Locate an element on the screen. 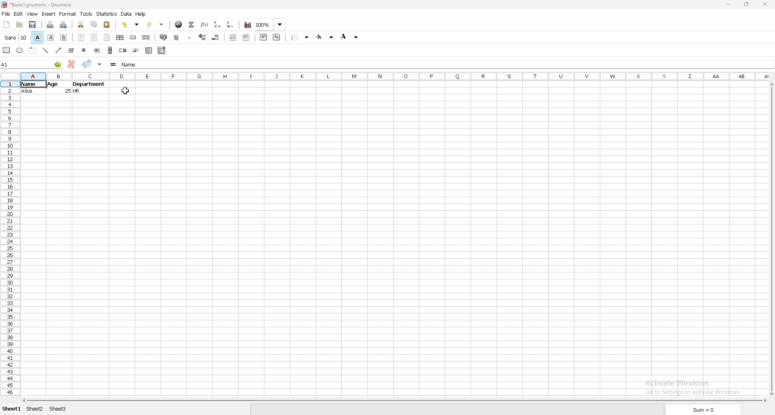 The image size is (775, 415). print is located at coordinates (50, 25).